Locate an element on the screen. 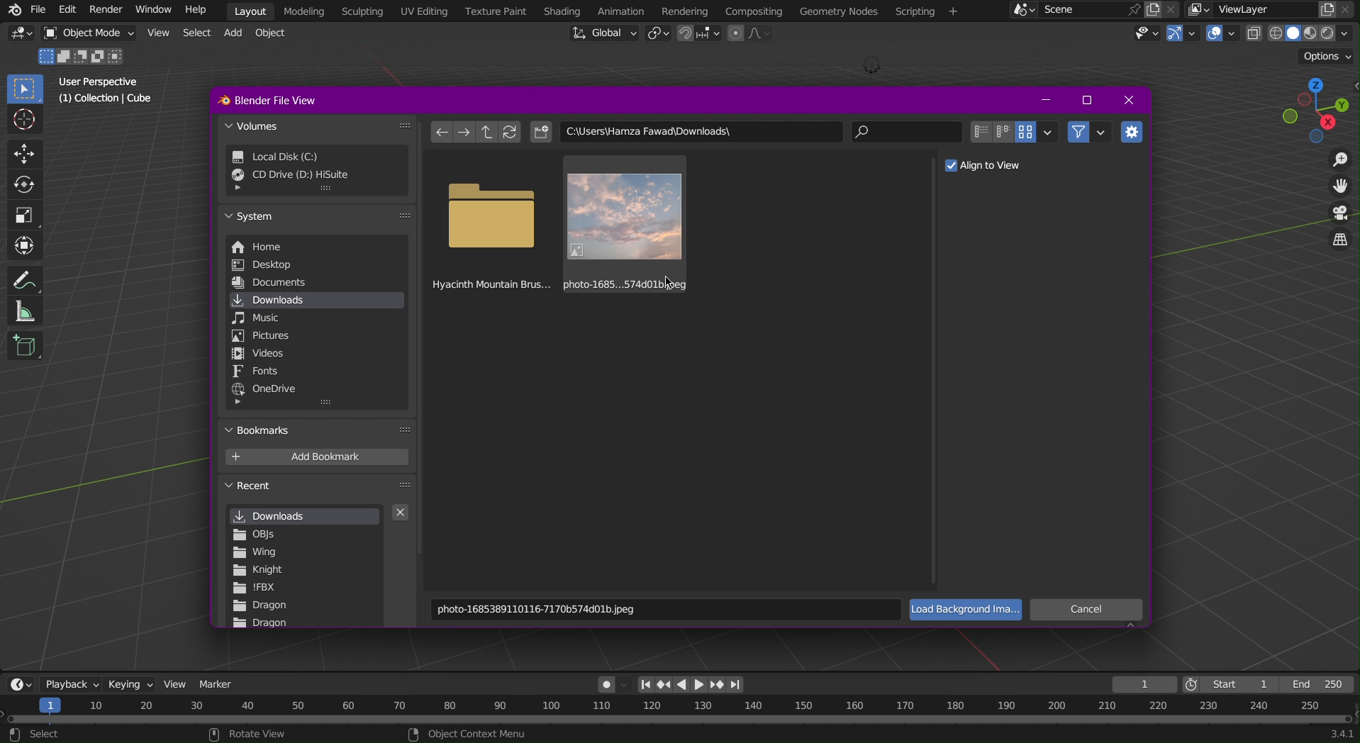 Image resolution: width=1360 pixels, height=743 pixels. (1) Collection | Cube is located at coordinates (108, 100).